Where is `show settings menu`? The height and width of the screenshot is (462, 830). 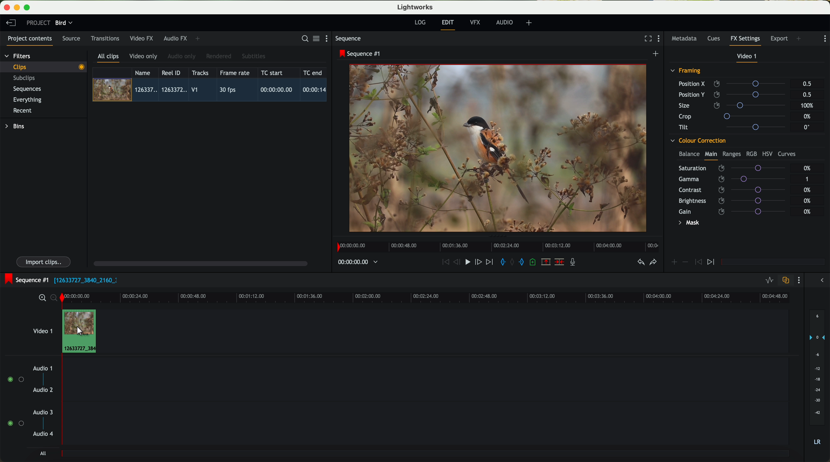
show settings menu is located at coordinates (329, 38).